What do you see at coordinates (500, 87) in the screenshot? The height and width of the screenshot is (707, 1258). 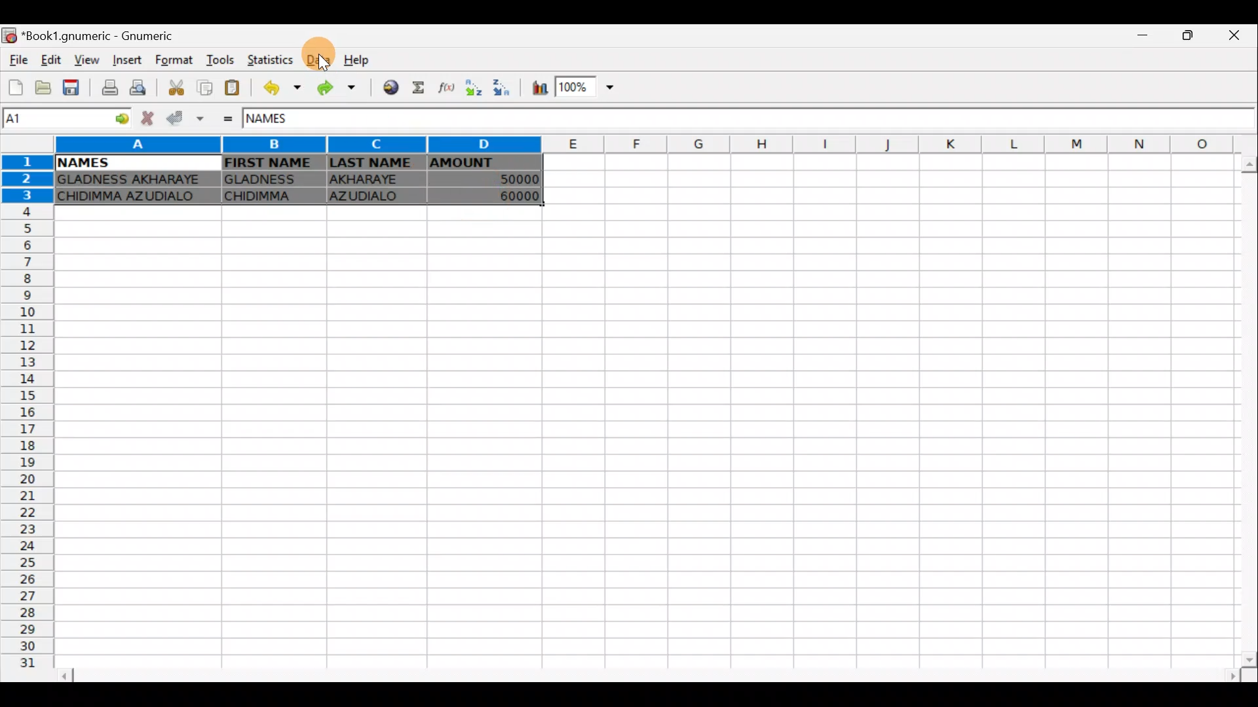 I see `Sort Descending order` at bounding box center [500, 87].